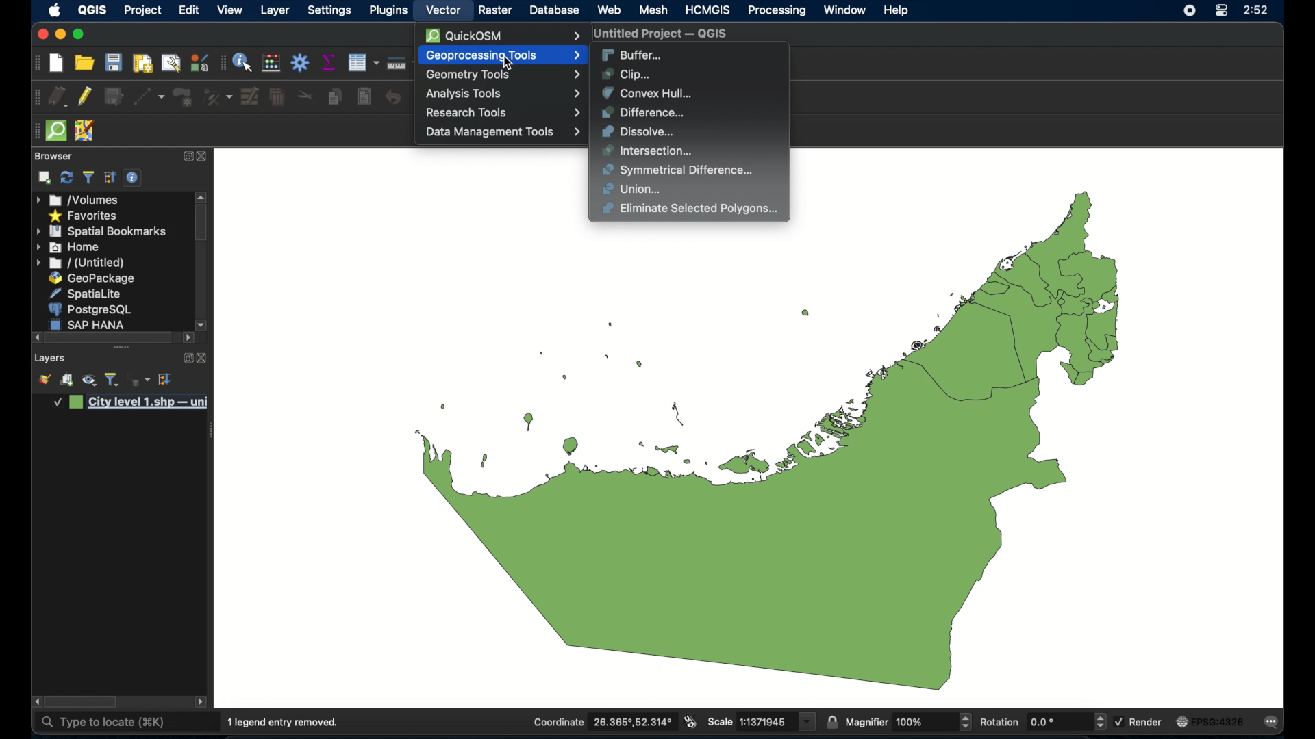 The height and width of the screenshot is (739, 1315). What do you see at coordinates (909, 721) in the screenshot?
I see `magnifier` at bounding box center [909, 721].